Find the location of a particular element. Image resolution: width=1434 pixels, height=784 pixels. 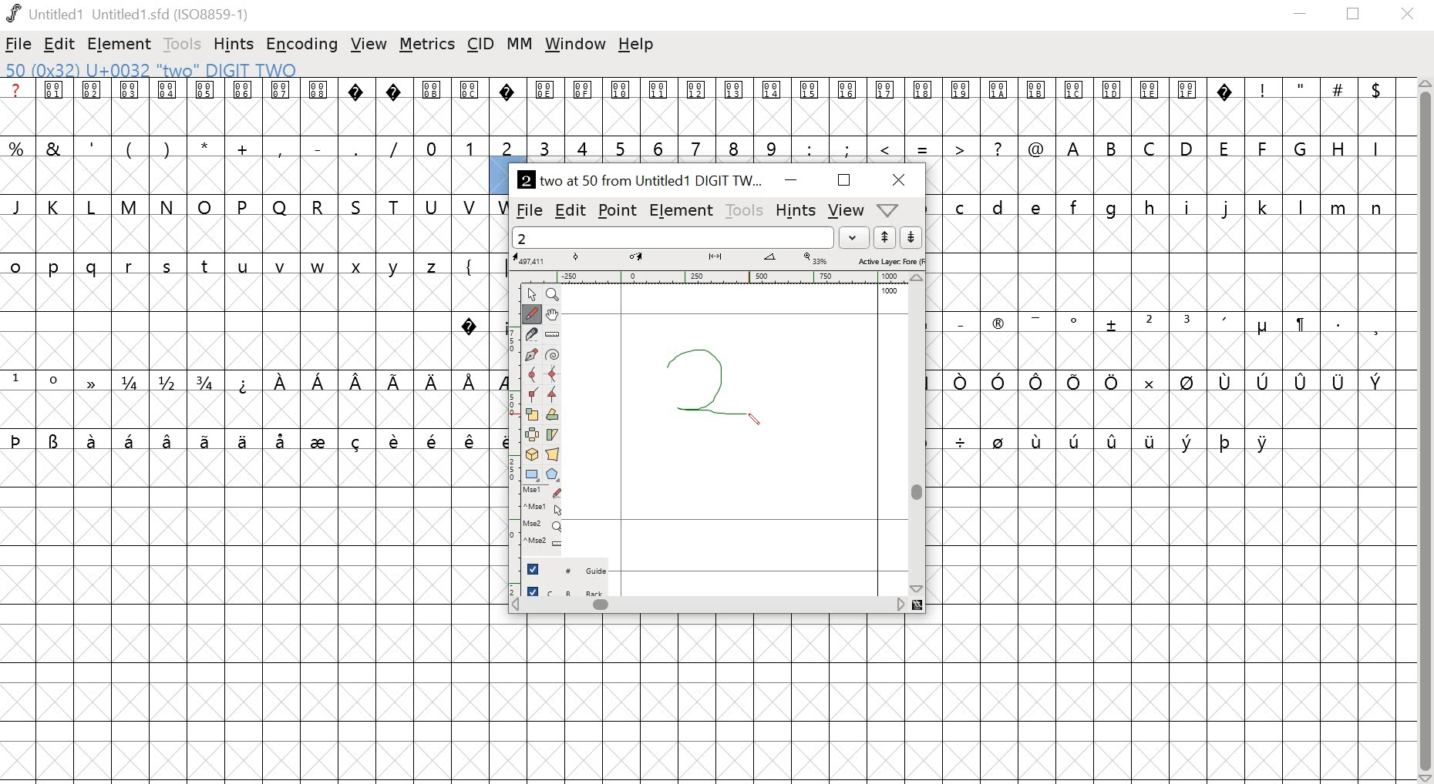

point is located at coordinates (534, 295).